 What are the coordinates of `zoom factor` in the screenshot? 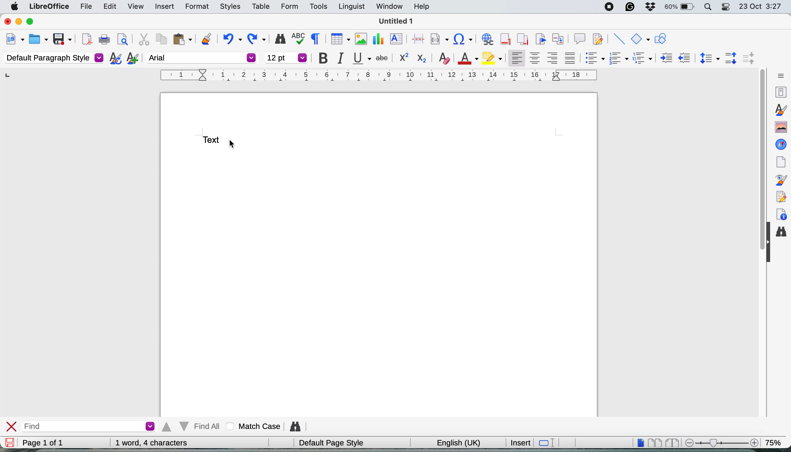 It's located at (776, 442).